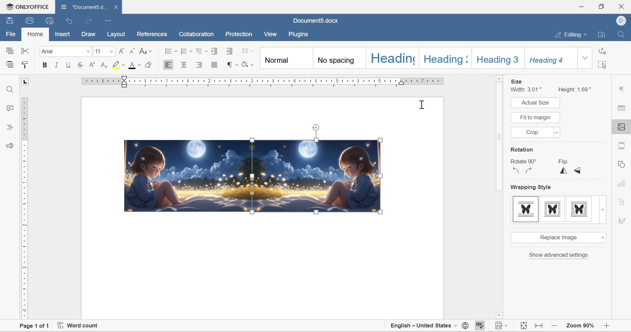  What do you see at coordinates (132, 51) in the screenshot?
I see `Decrement font size` at bounding box center [132, 51].